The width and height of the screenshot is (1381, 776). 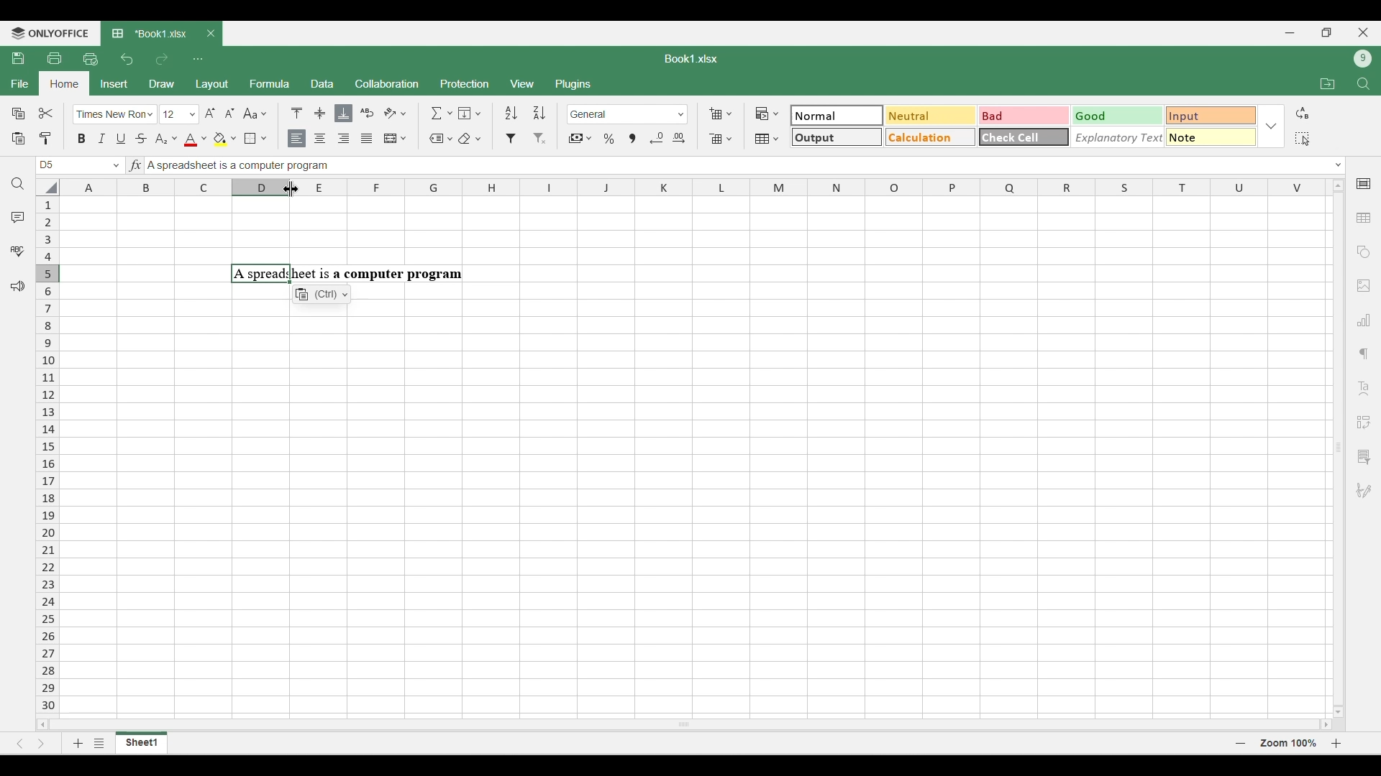 I want to click on Decrease decimal, so click(x=657, y=138).